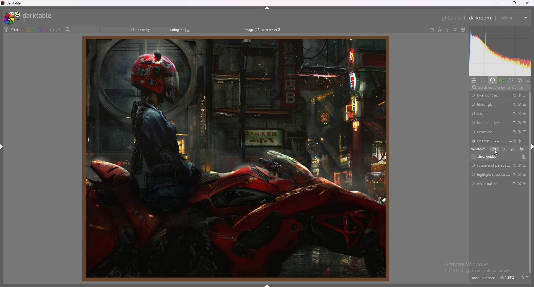  I want to click on presets, so click(526, 95).